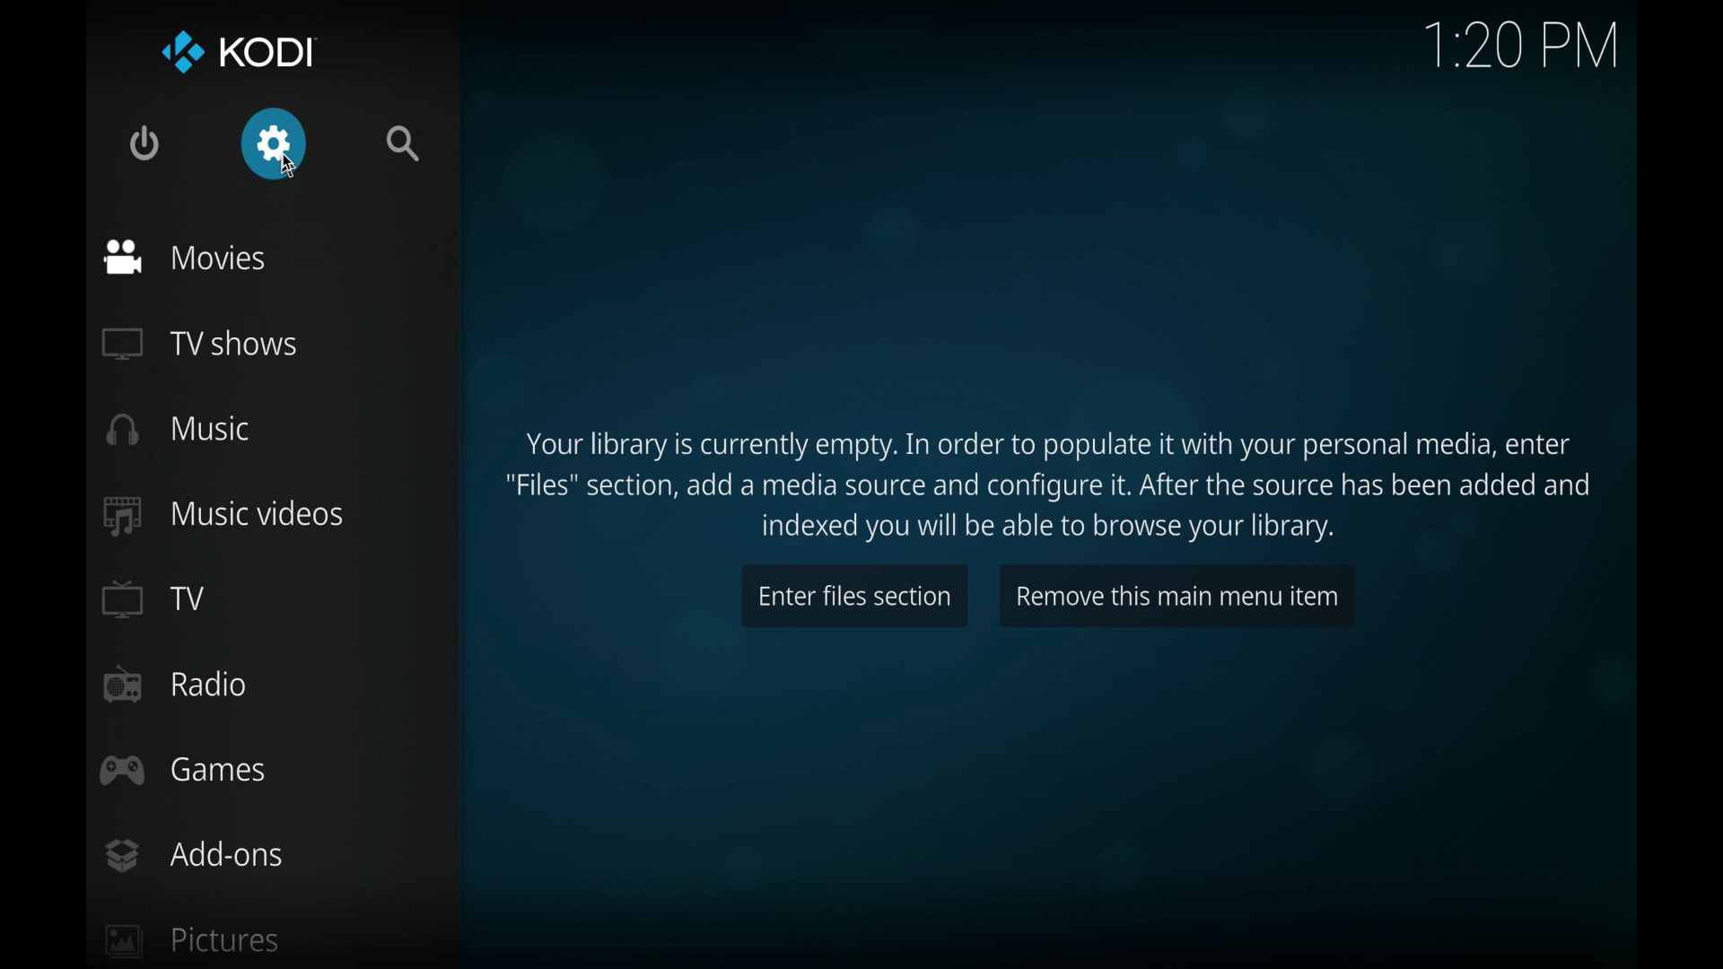 Image resolution: width=1723 pixels, height=969 pixels. I want to click on cursor, so click(290, 166).